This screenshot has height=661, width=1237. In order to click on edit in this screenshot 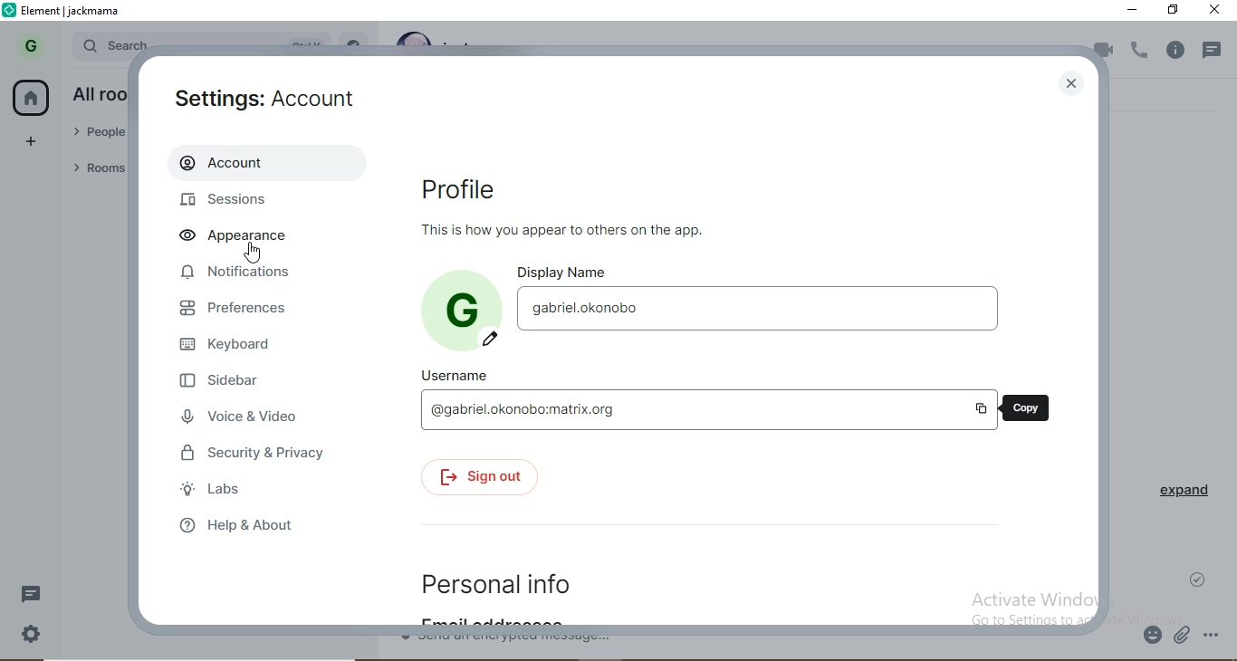, I will do `click(488, 340)`.